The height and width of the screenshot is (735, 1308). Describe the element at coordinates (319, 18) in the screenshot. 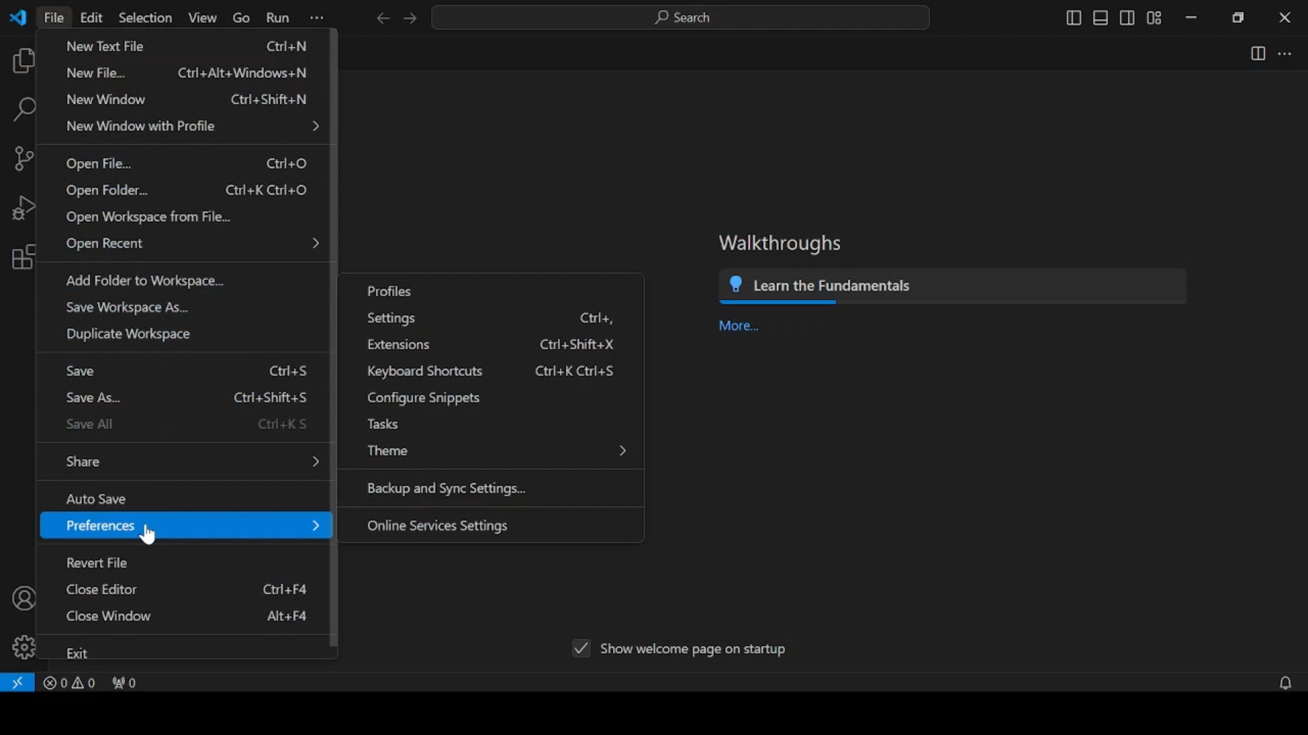

I see `more options` at that location.